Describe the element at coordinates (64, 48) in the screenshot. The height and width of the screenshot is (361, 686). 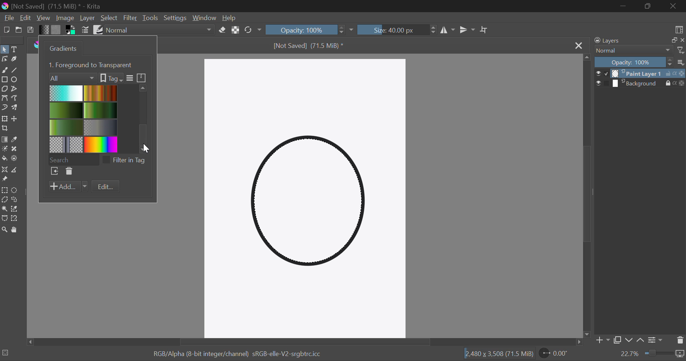
I see `Gradients` at that location.